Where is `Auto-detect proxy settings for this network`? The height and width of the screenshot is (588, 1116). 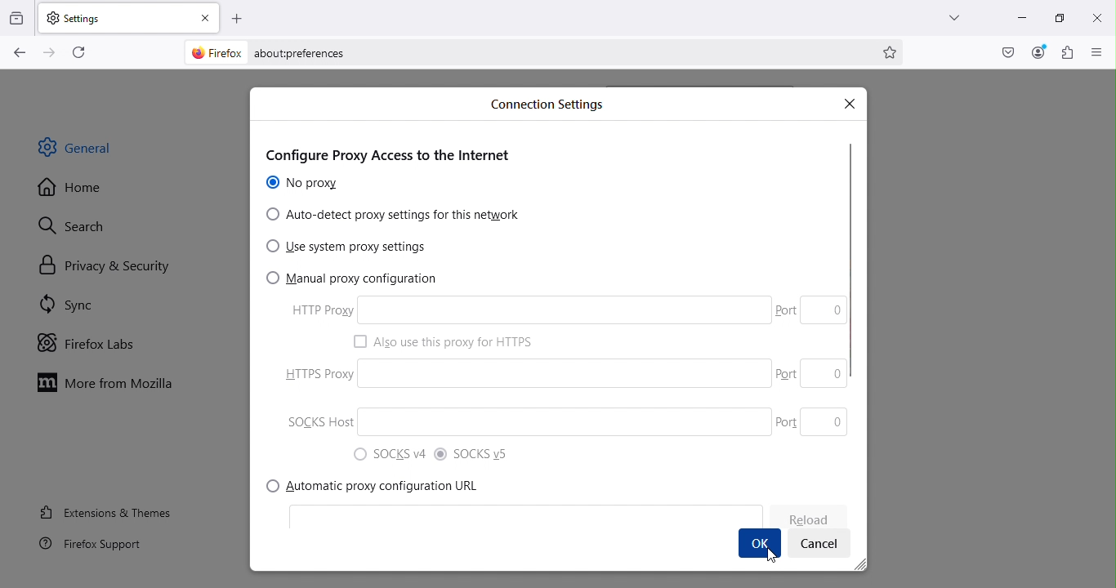
Auto-detect proxy settings for this network is located at coordinates (395, 216).